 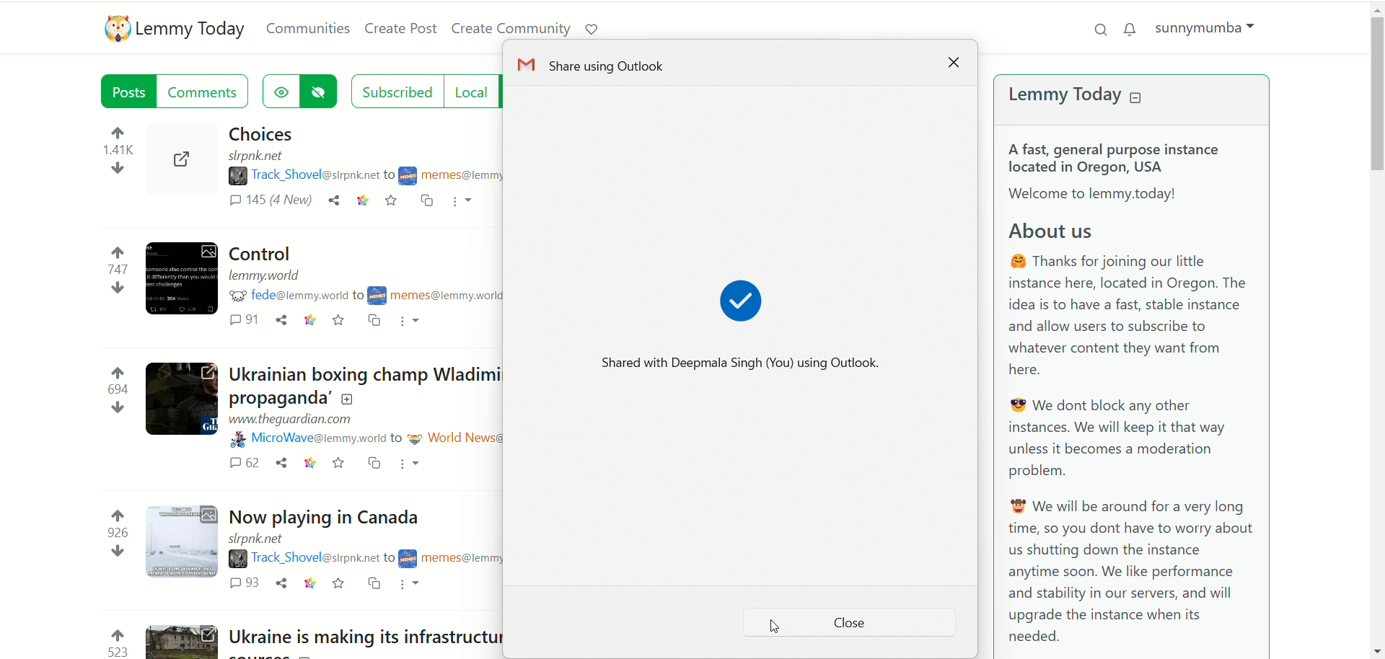 I want to click on sunnymumba(account), so click(x=1213, y=30).